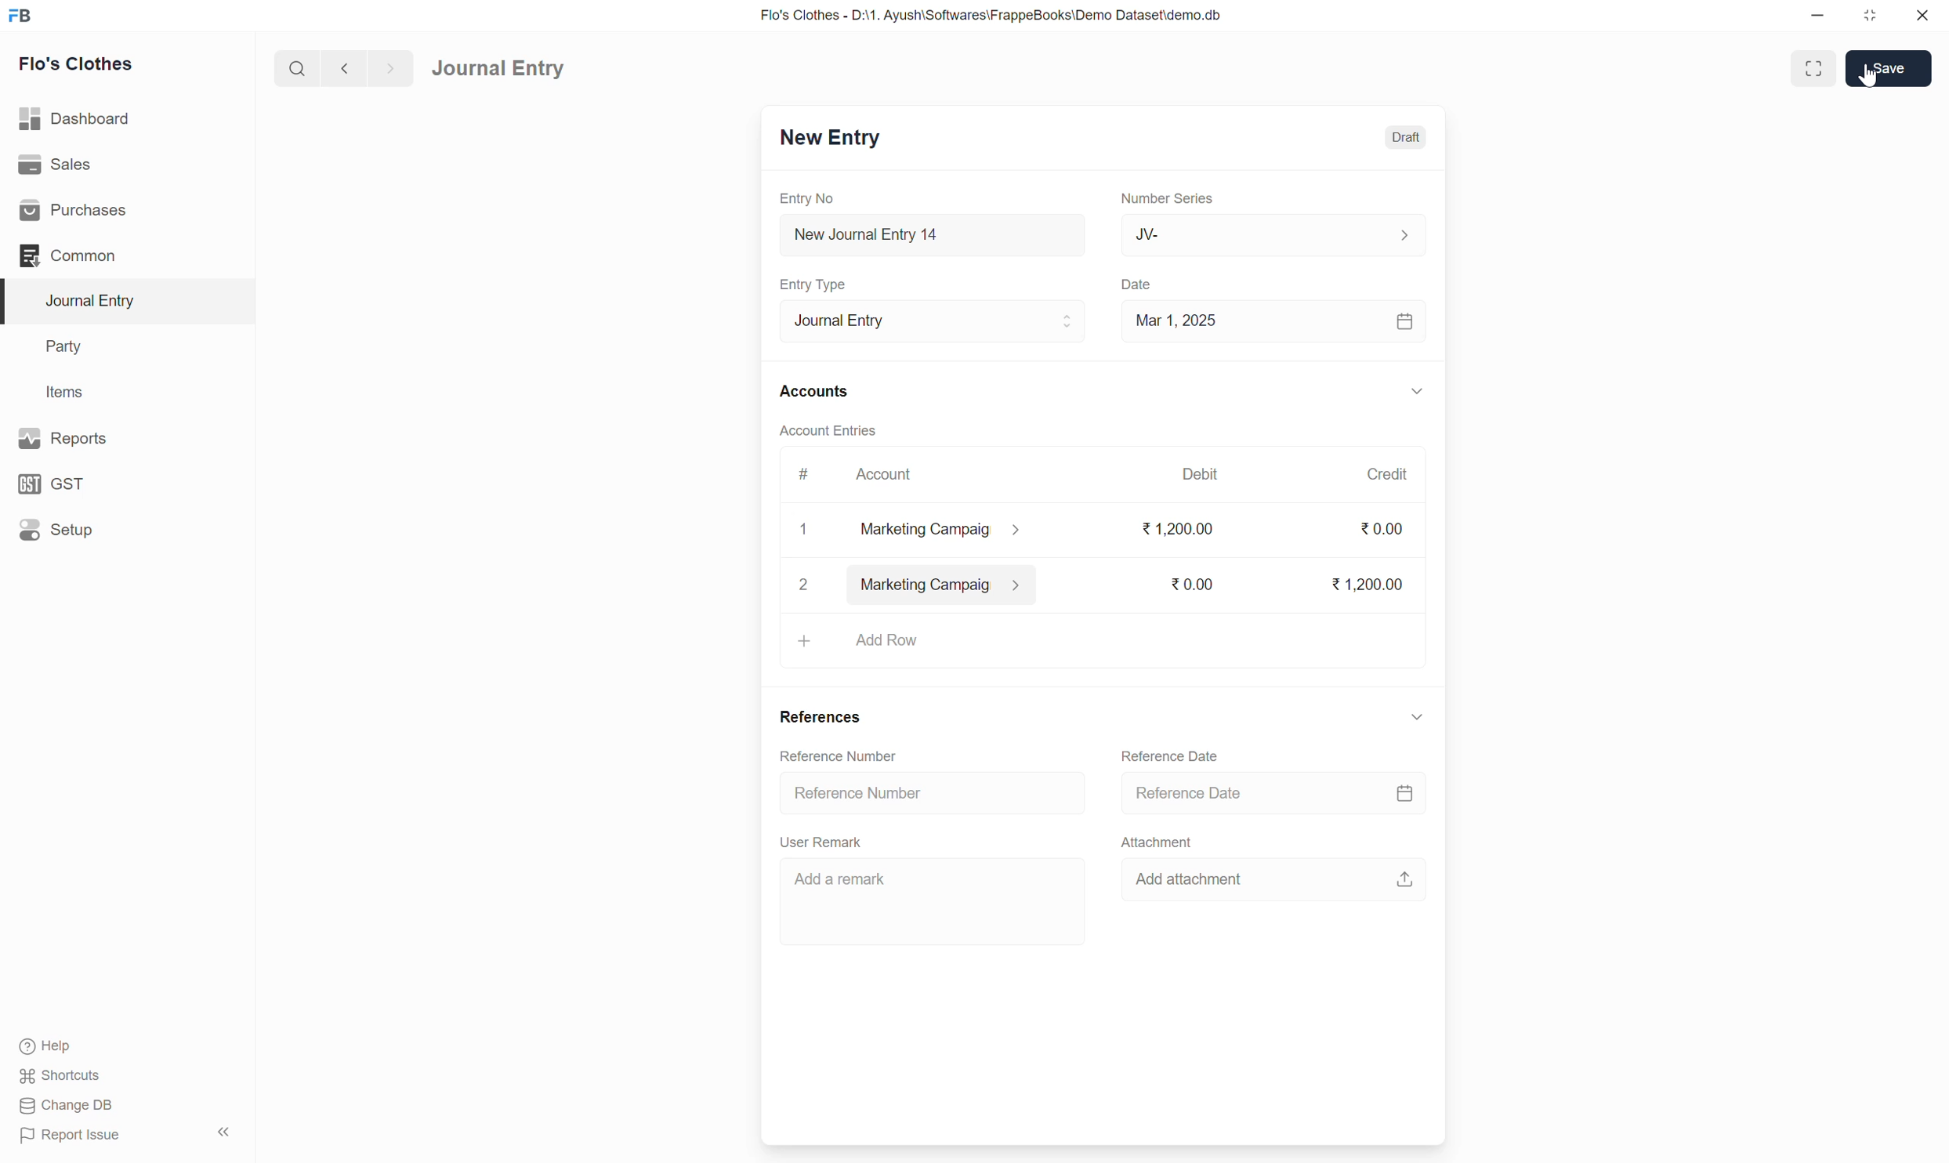  What do you see at coordinates (1140, 285) in the screenshot?
I see `Date` at bounding box center [1140, 285].